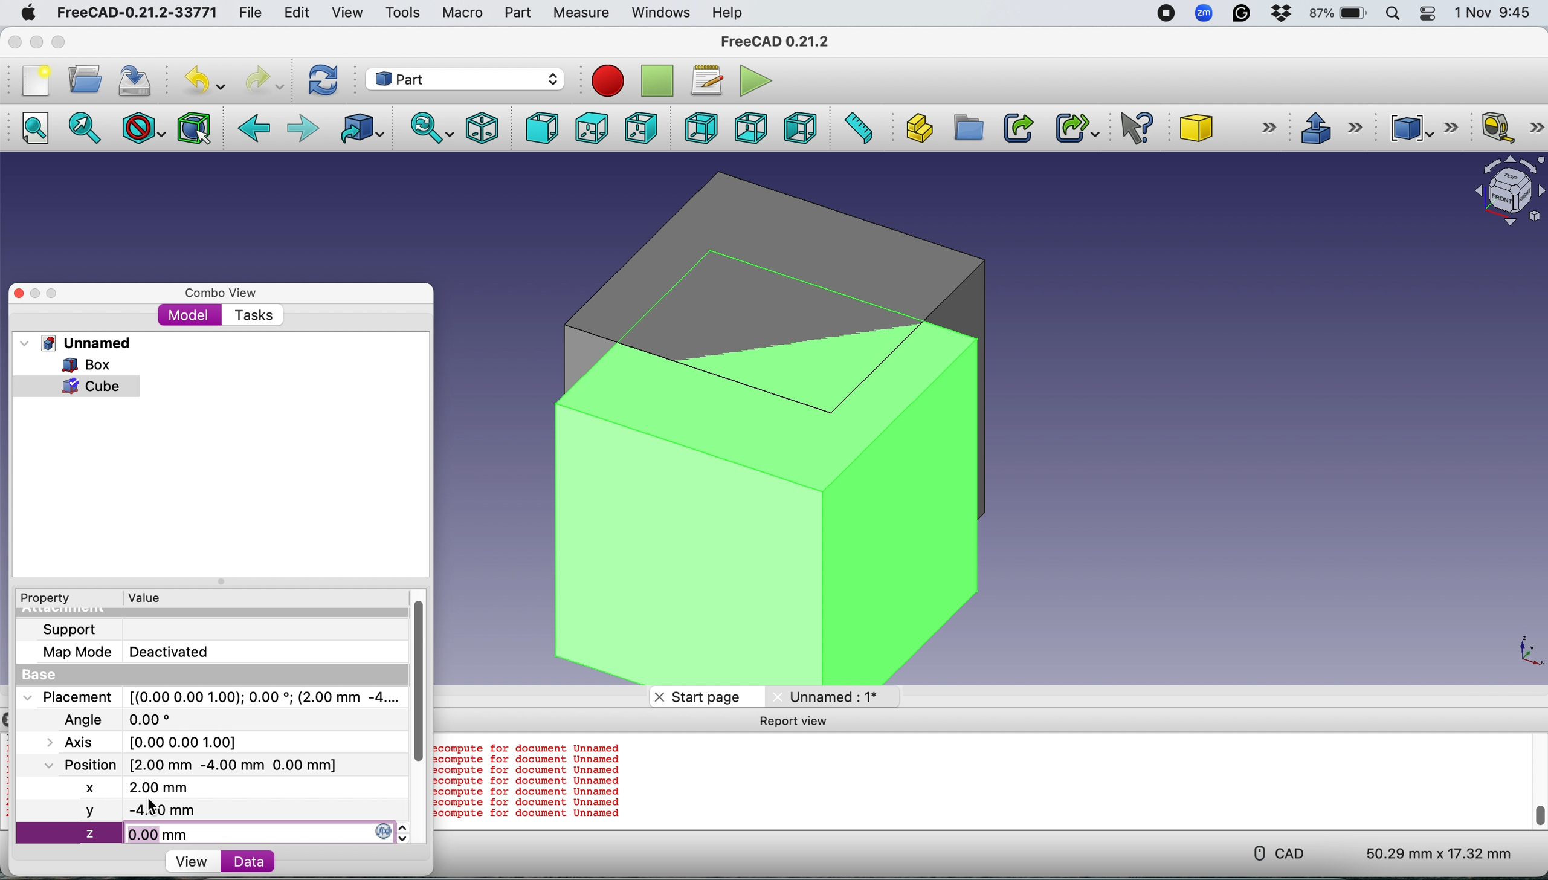 The width and height of the screenshot is (1548, 880). Describe the element at coordinates (75, 364) in the screenshot. I see `Box` at that location.